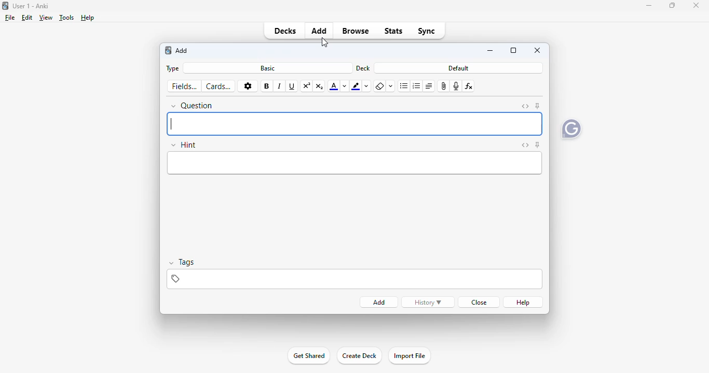  What do you see at coordinates (266, 87) in the screenshot?
I see `bold` at bounding box center [266, 87].